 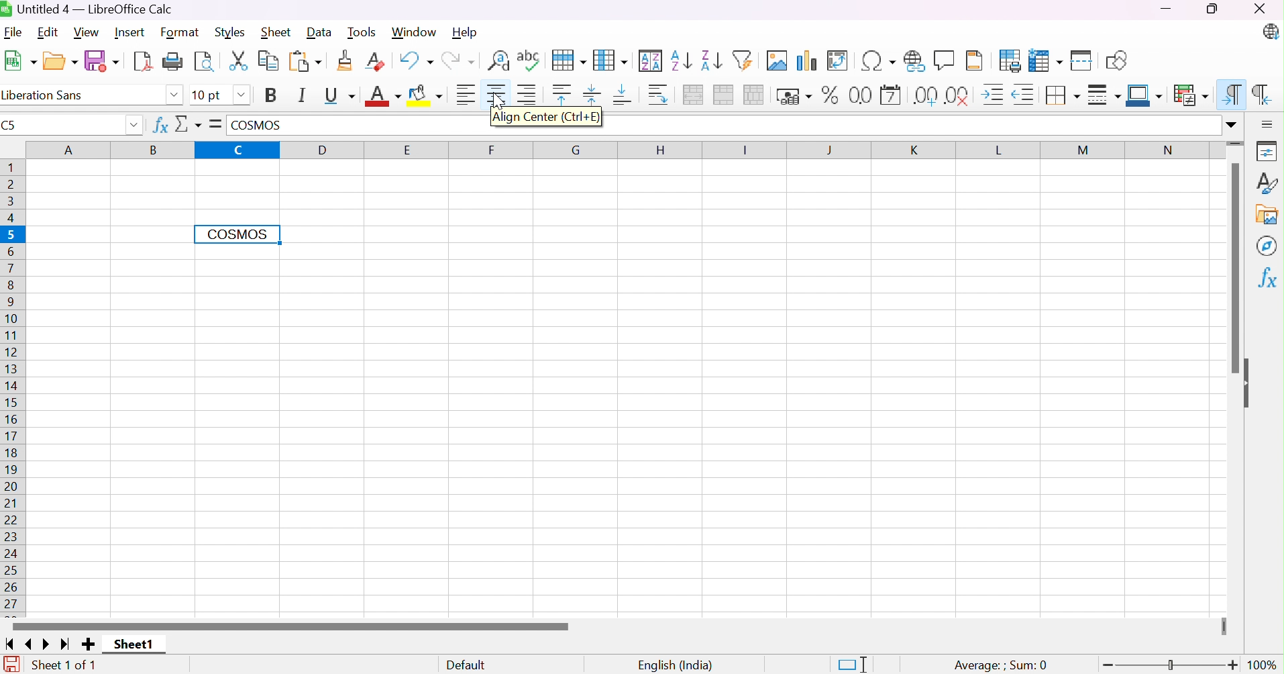 What do you see at coordinates (428, 97) in the screenshot?
I see `Background Color` at bounding box center [428, 97].